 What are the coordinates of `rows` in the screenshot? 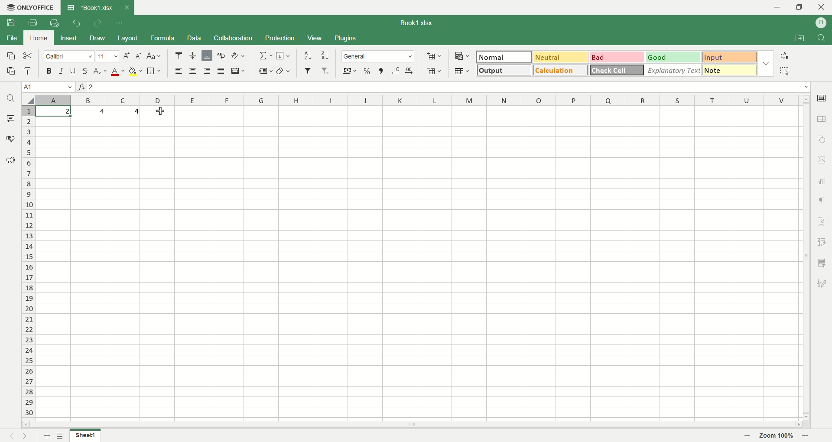 It's located at (28, 263).